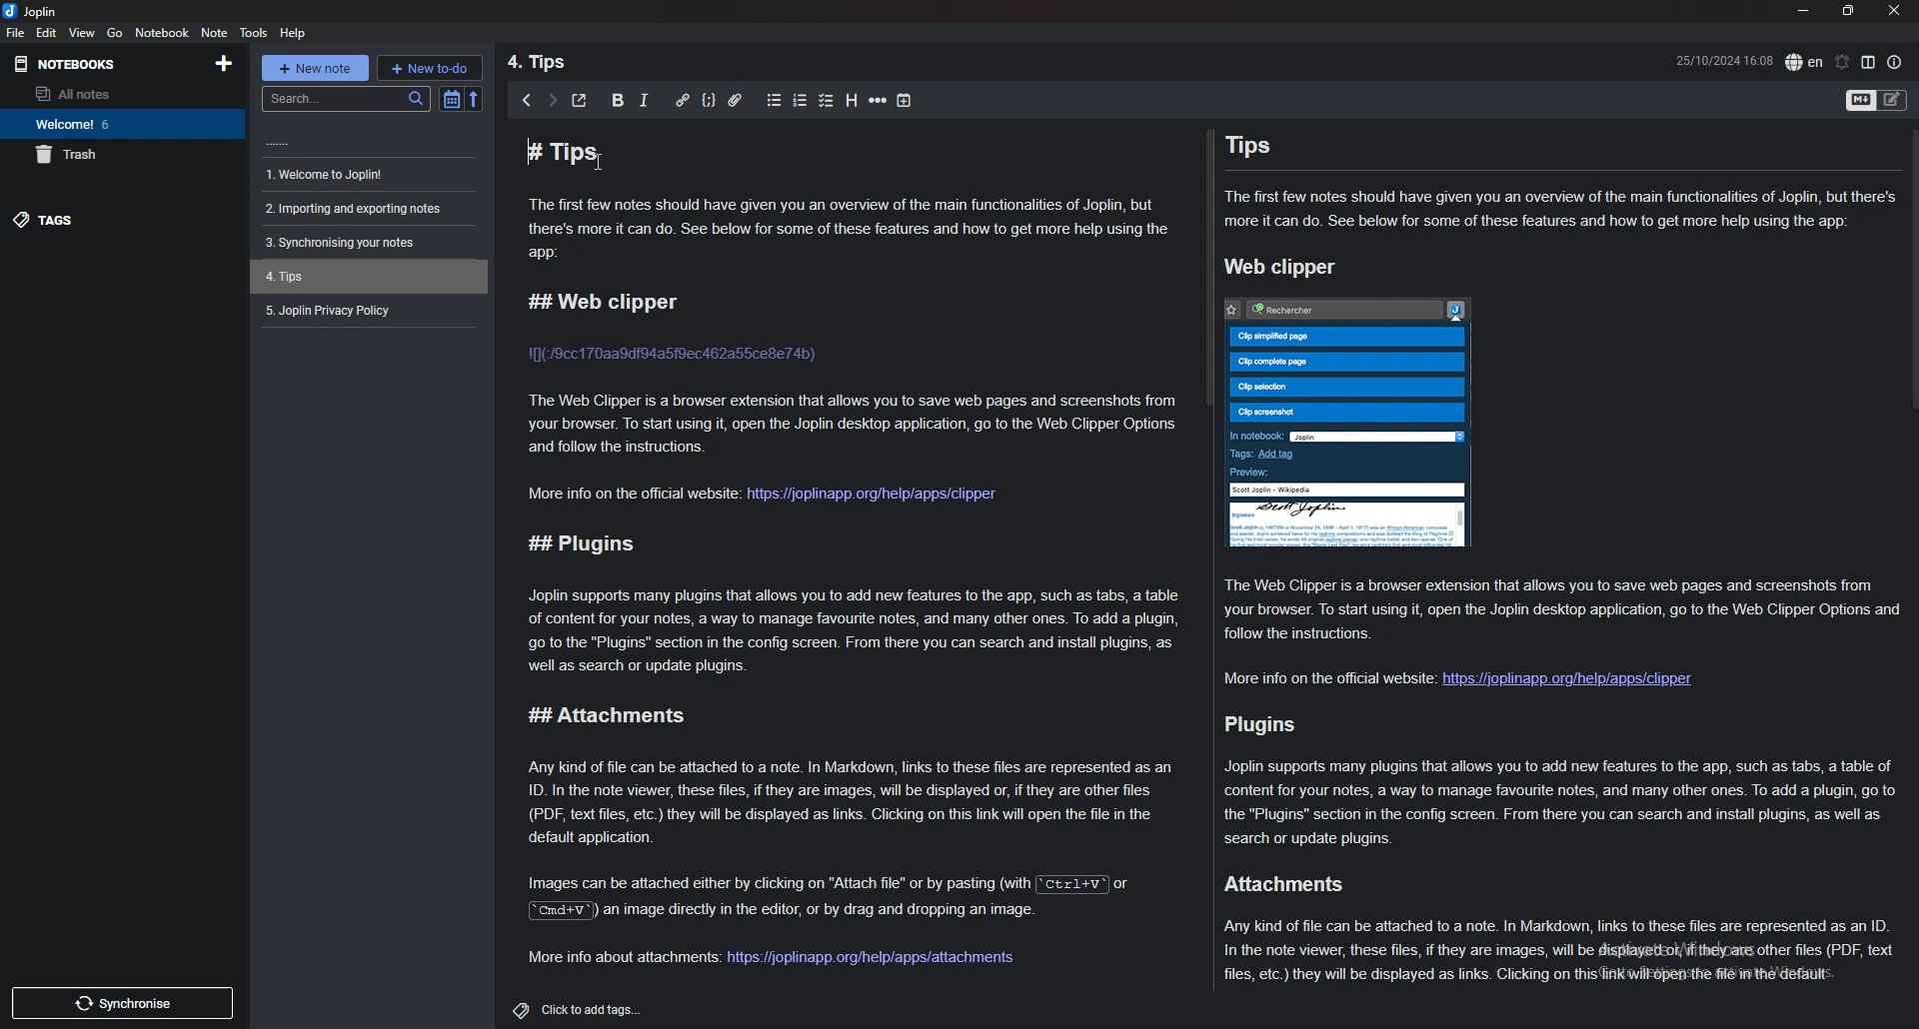 This screenshot has height=1029, width=1919. What do you see at coordinates (616, 101) in the screenshot?
I see `bold` at bounding box center [616, 101].